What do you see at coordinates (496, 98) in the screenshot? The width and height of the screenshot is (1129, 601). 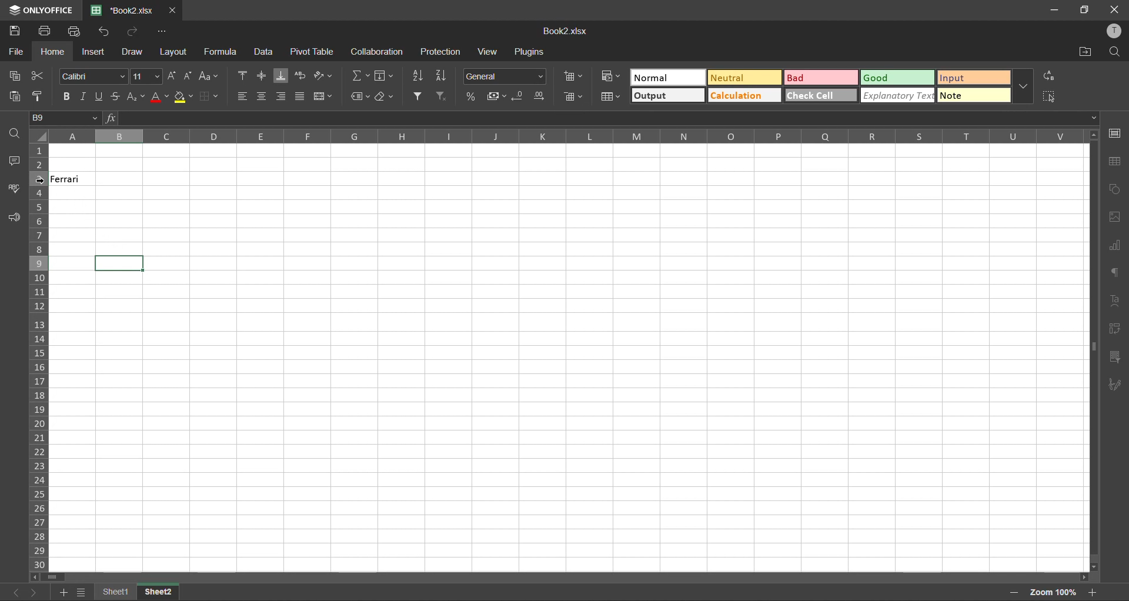 I see `accounting` at bounding box center [496, 98].